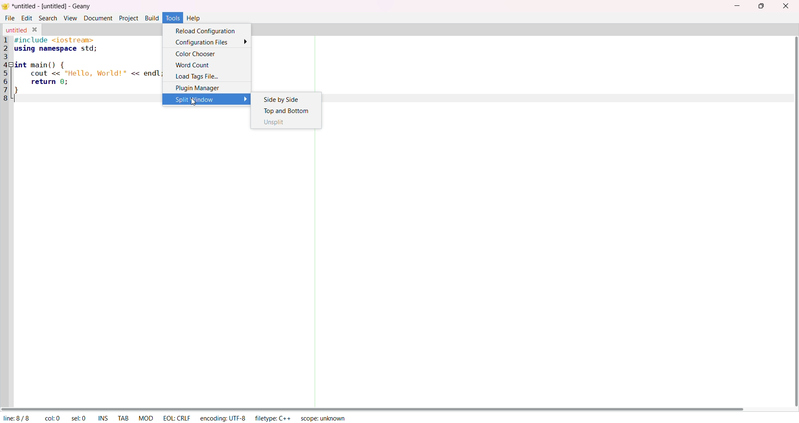 Image resolution: width=799 pixels, height=423 pixels. I want to click on Unsplit, so click(278, 123).